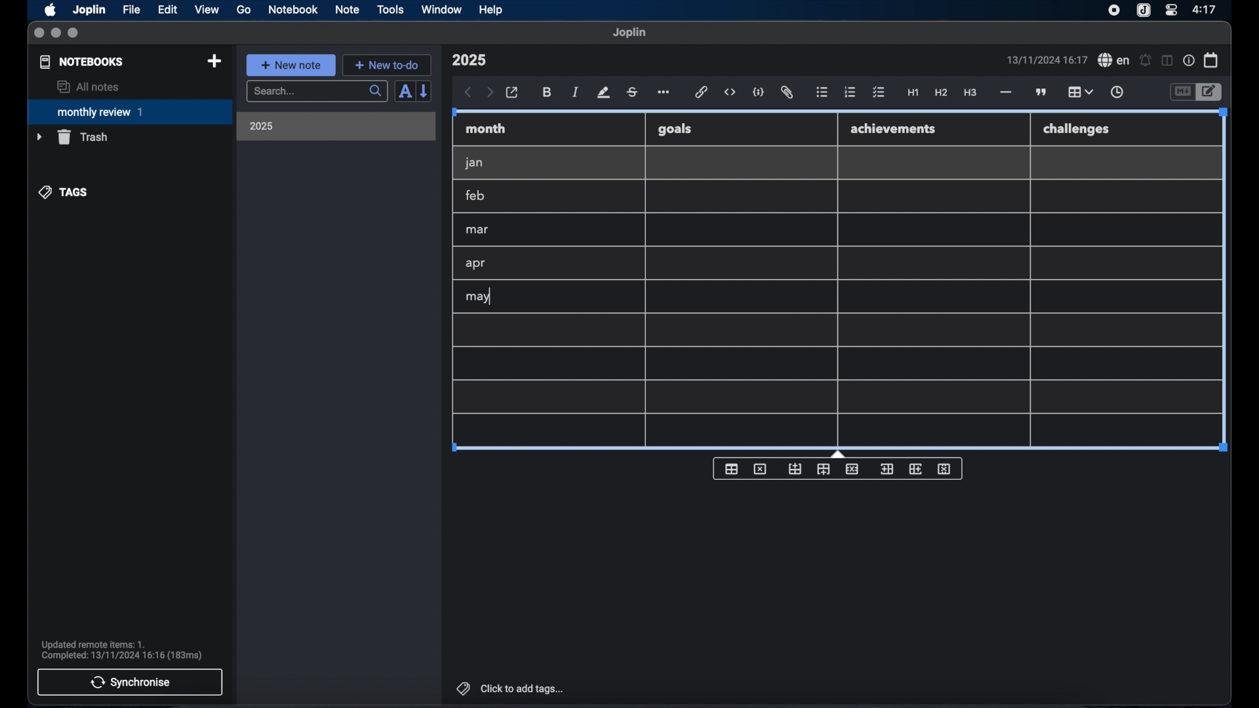 The width and height of the screenshot is (1259, 708). What do you see at coordinates (1170, 9) in the screenshot?
I see `control center` at bounding box center [1170, 9].